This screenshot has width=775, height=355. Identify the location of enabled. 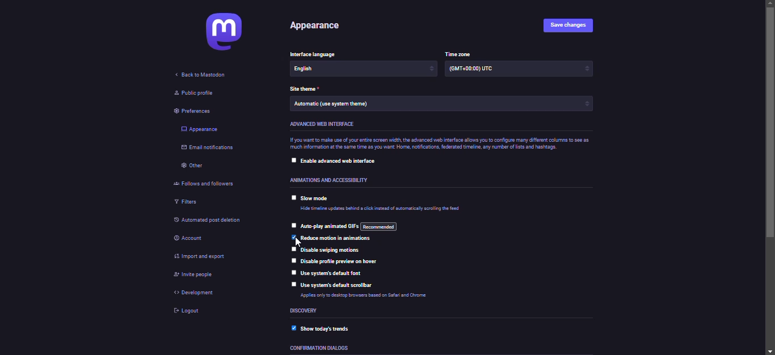
(293, 236).